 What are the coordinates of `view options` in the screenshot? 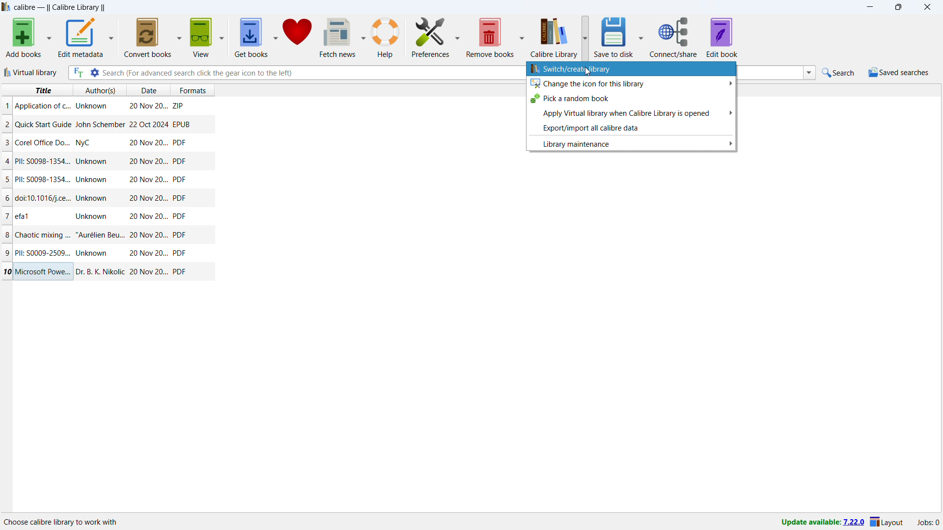 It's located at (222, 37).